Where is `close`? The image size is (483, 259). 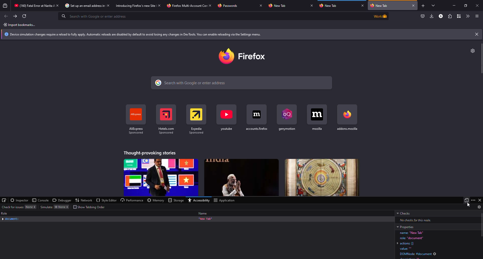 close is located at coordinates (414, 5).